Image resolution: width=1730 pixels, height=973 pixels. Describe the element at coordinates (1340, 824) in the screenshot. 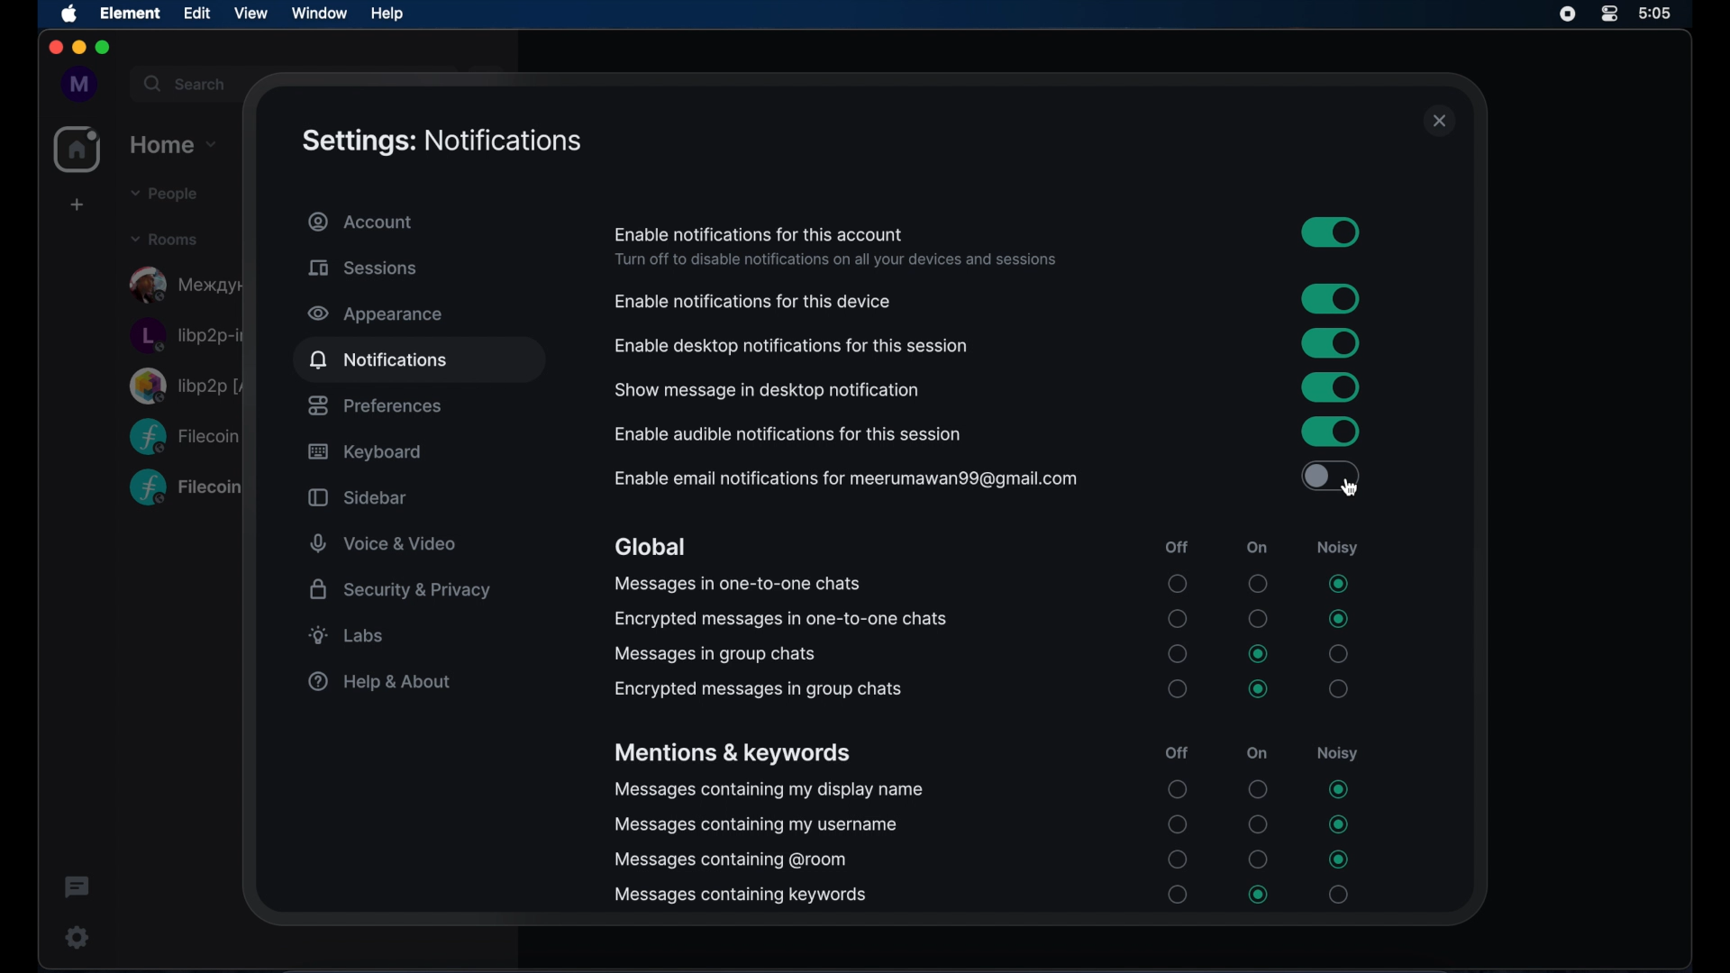

I see `radio button` at that location.